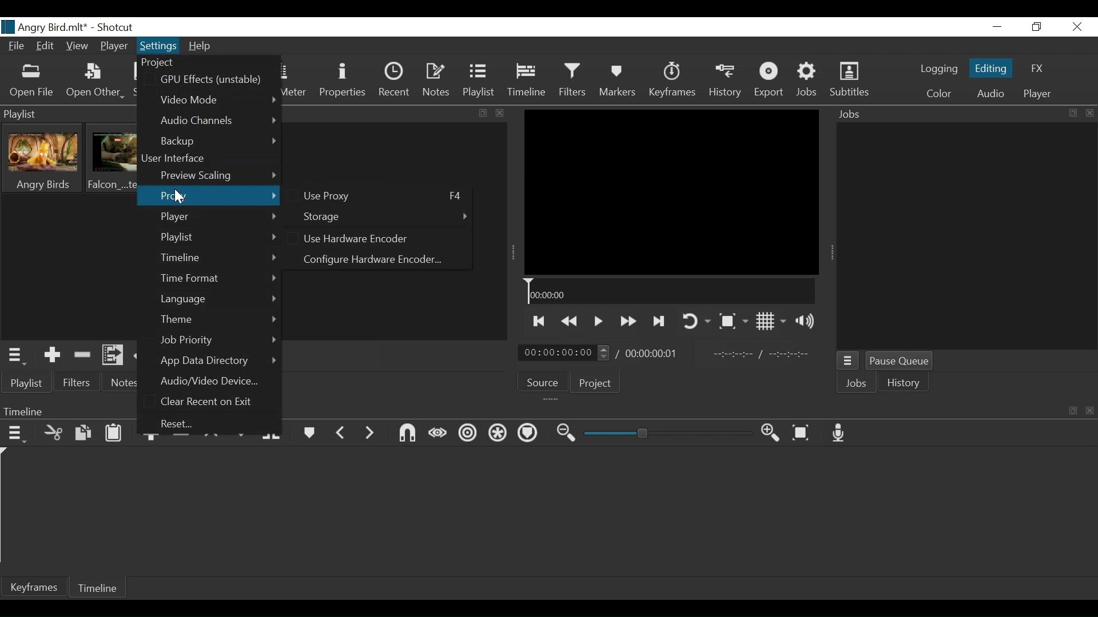 The width and height of the screenshot is (1098, 617). I want to click on lift, so click(210, 439).